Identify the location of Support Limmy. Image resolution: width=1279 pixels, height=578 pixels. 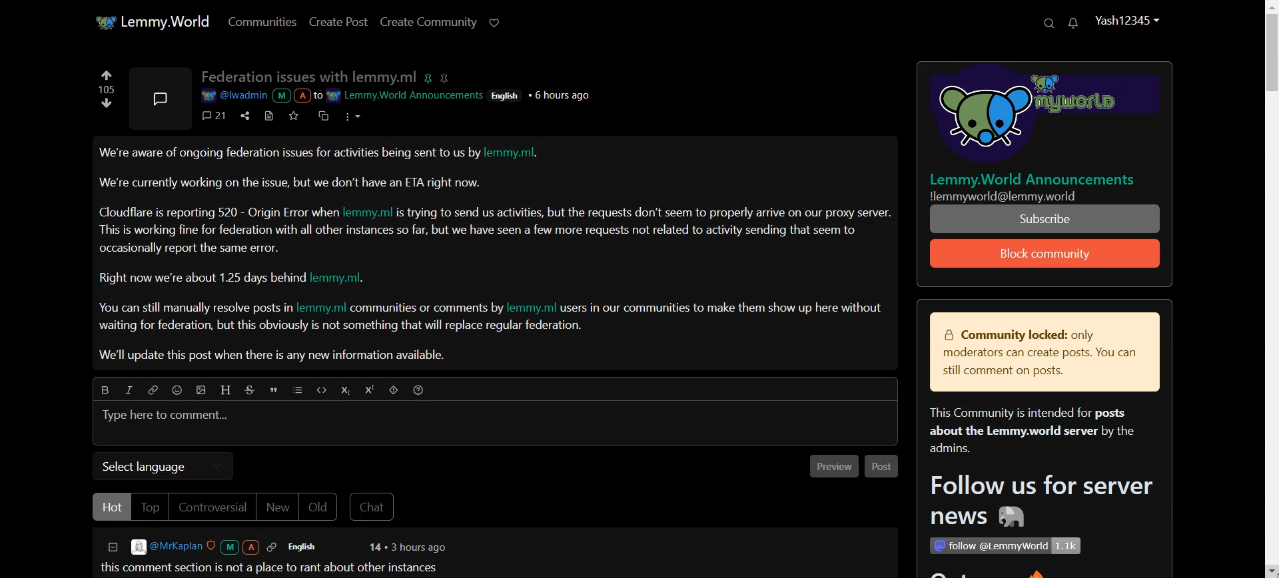
(495, 22).